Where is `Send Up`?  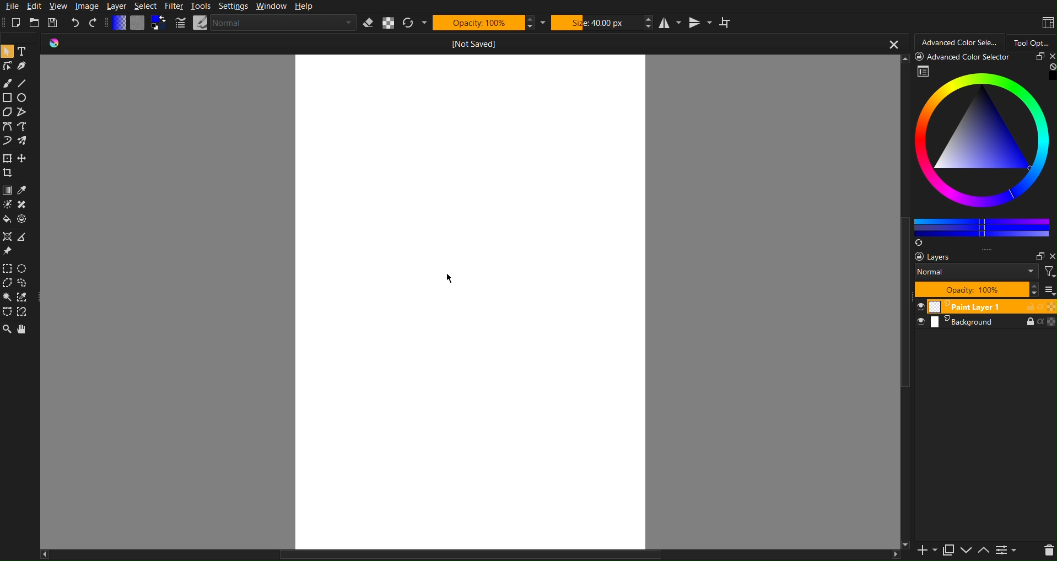
Send Up is located at coordinates (983, 548).